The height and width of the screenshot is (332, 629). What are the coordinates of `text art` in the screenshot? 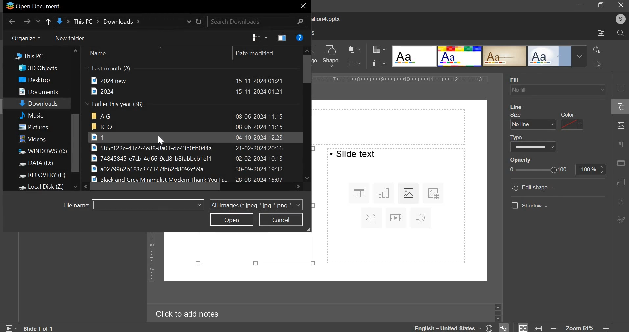 It's located at (620, 201).